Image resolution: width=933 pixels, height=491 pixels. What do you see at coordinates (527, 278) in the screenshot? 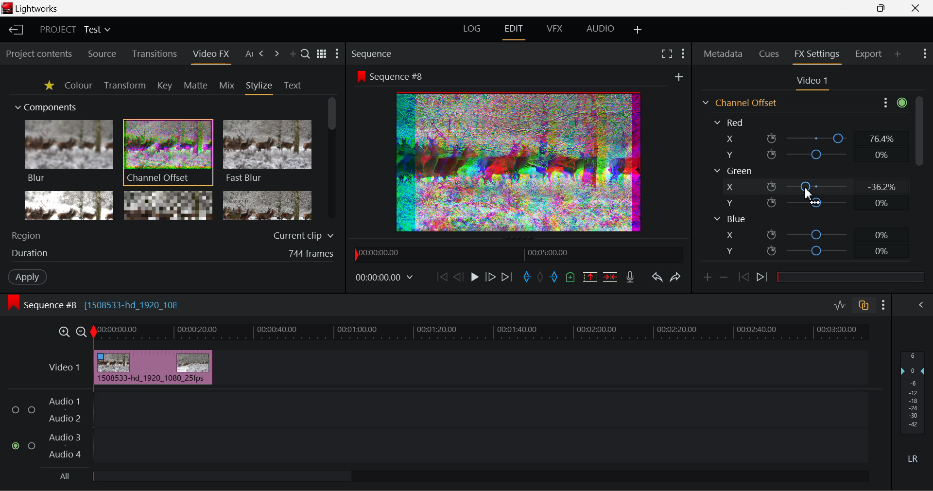
I see `Mark In` at bounding box center [527, 278].